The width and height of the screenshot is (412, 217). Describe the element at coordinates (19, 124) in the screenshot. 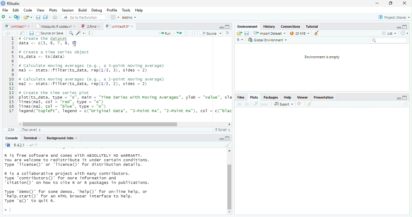

I see `scrollbar left` at that location.